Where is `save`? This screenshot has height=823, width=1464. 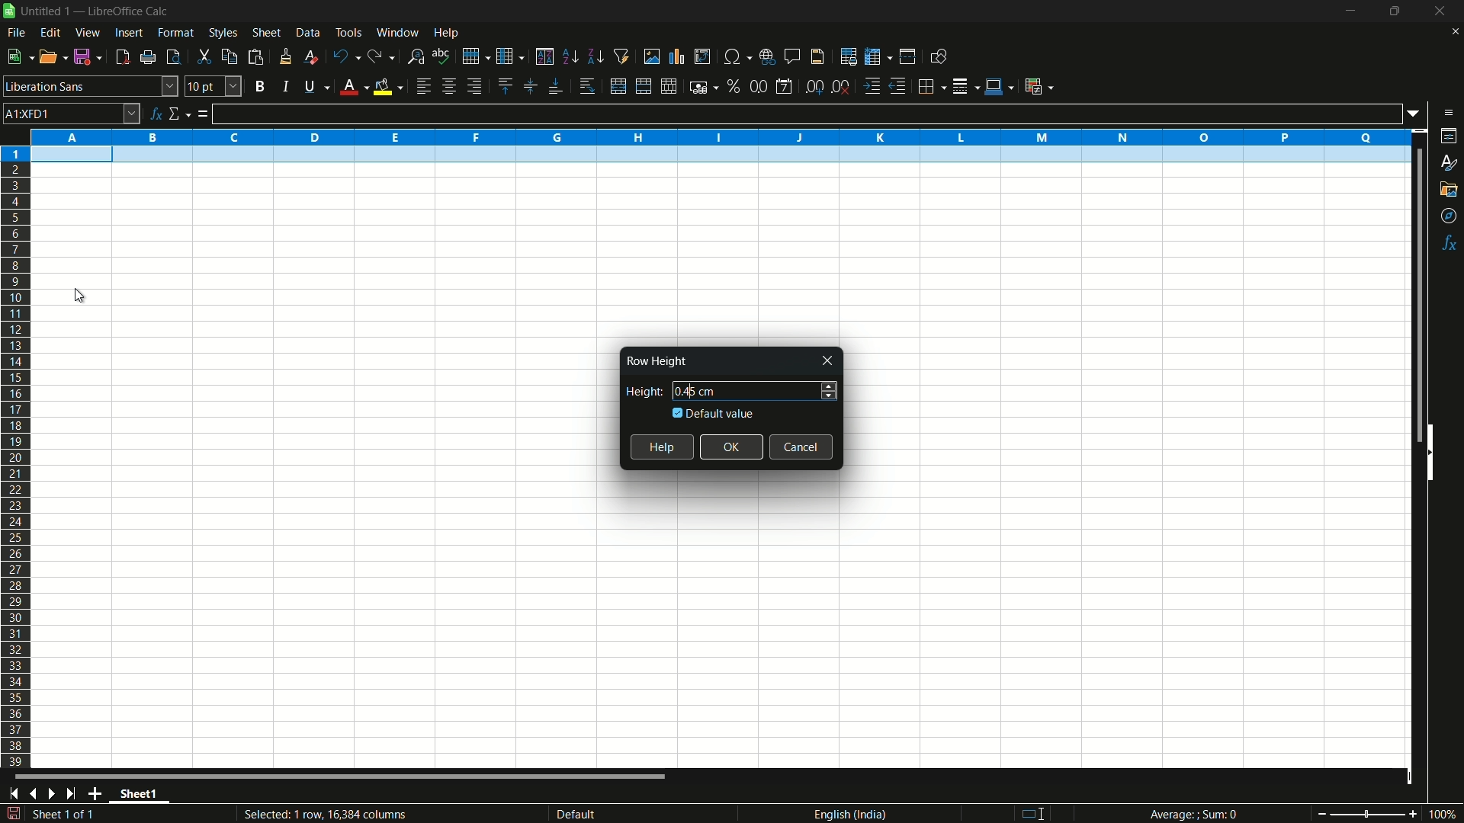
save is located at coordinates (89, 57).